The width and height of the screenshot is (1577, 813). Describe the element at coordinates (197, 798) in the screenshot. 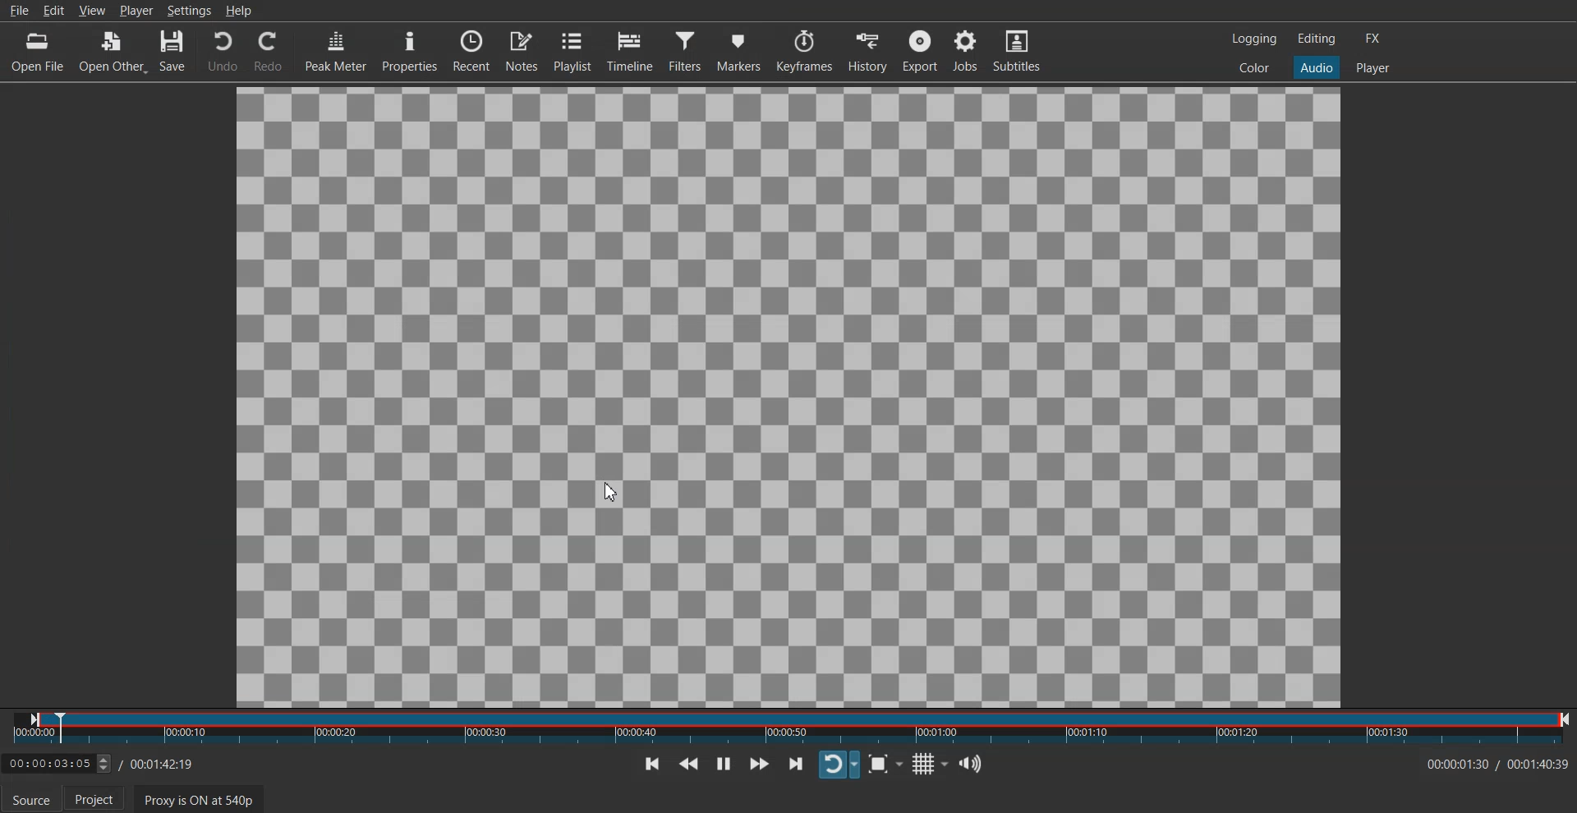

I see `Proxy is ON at 540p ` at that location.